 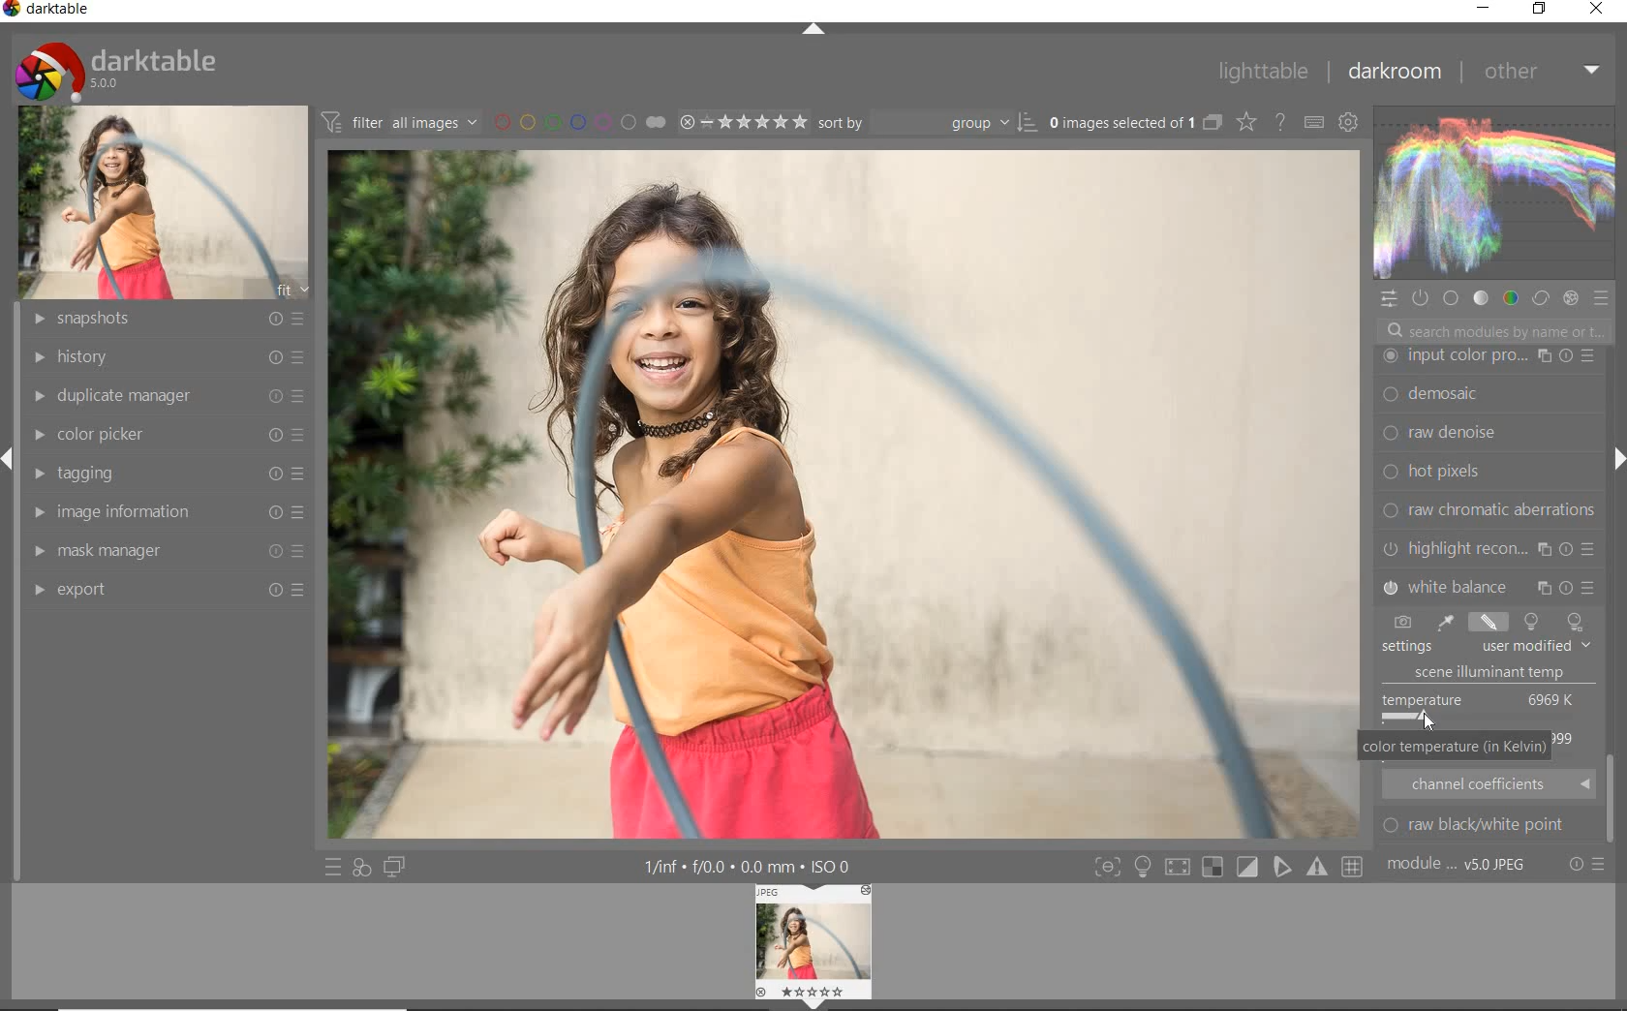 What do you see at coordinates (1247, 867) in the screenshot?
I see `toggle mode ` at bounding box center [1247, 867].